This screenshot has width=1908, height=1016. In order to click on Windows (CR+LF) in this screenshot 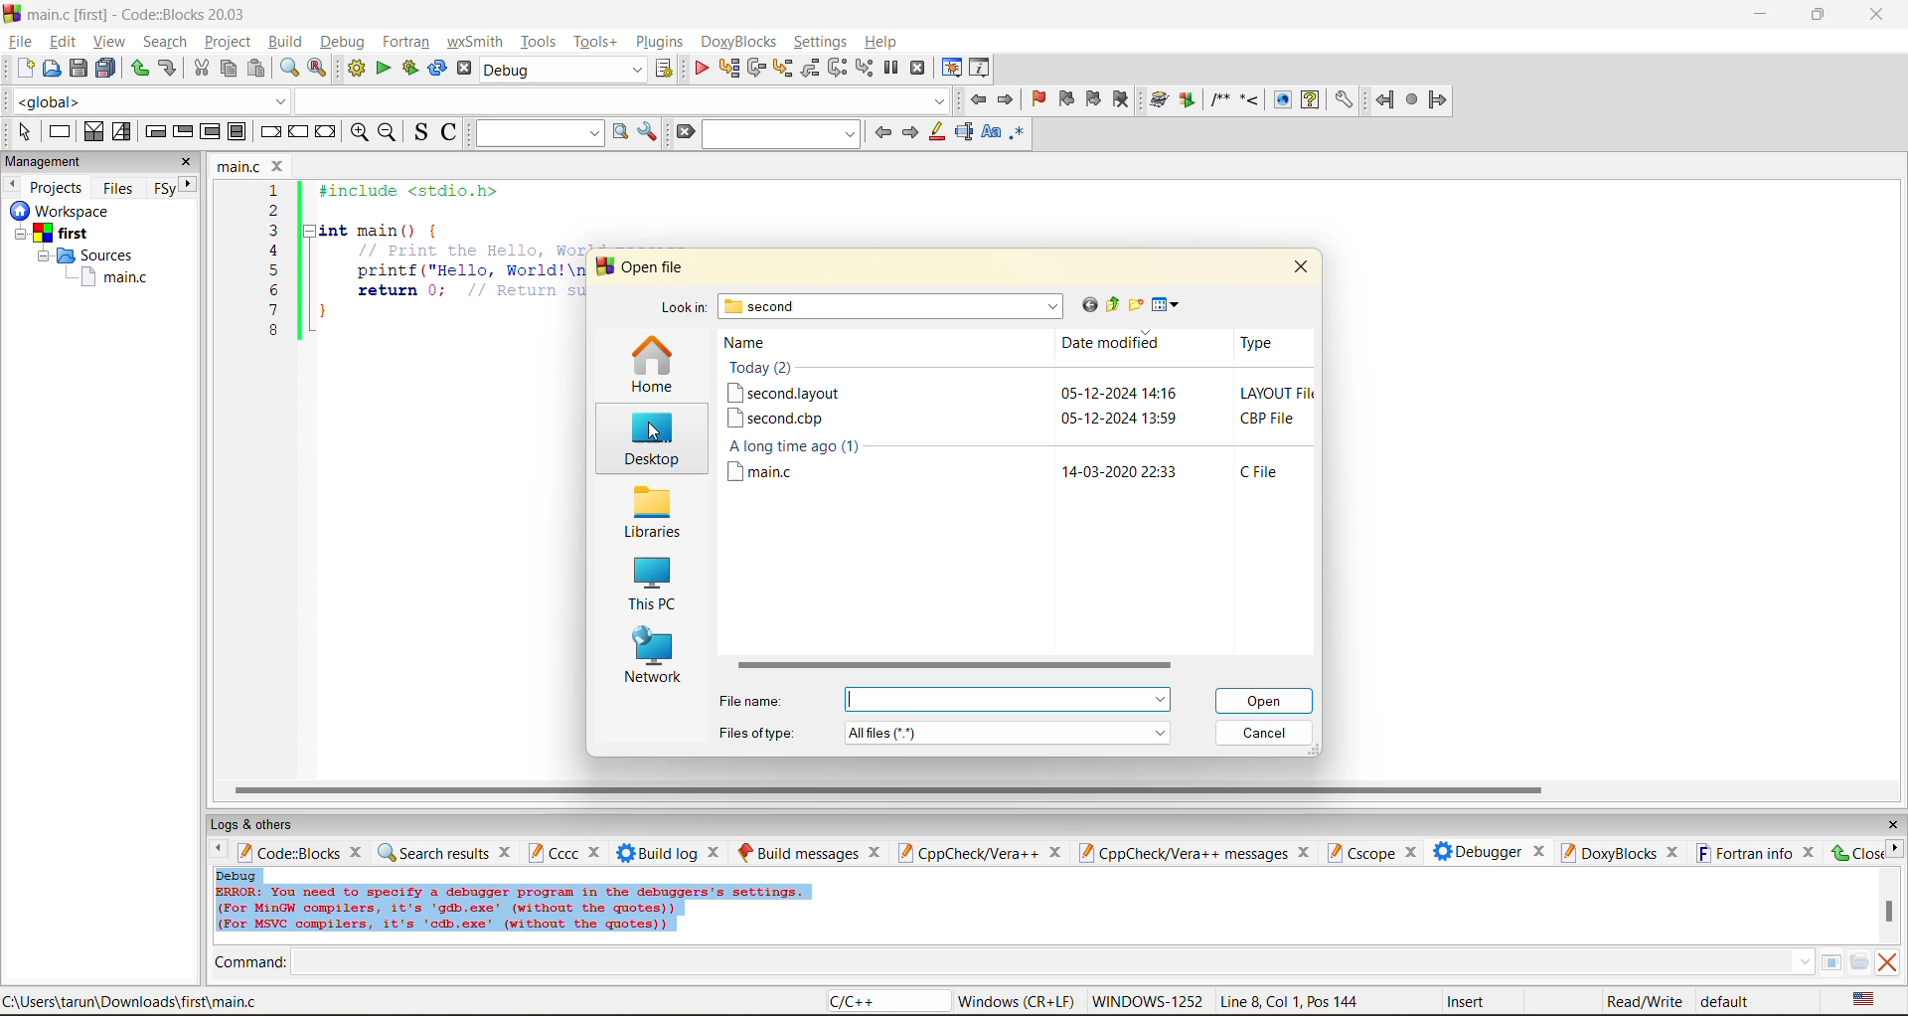, I will do `click(1019, 1001)`.